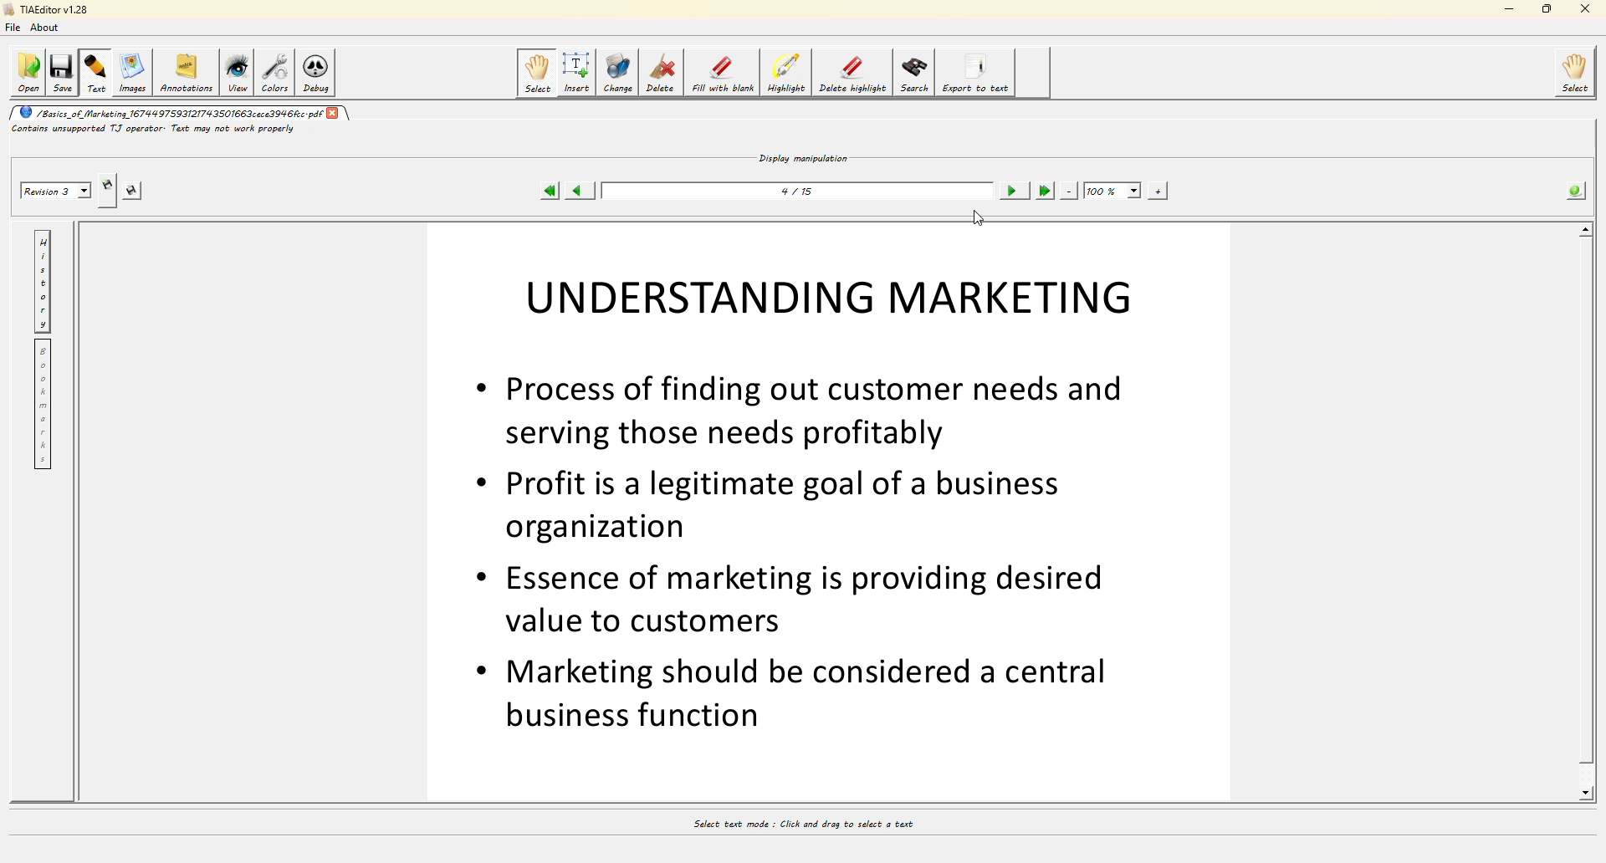 The image size is (1606, 863). Describe the element at coordinates (977, 73) in the screenshot. I see `export to text` at that location.